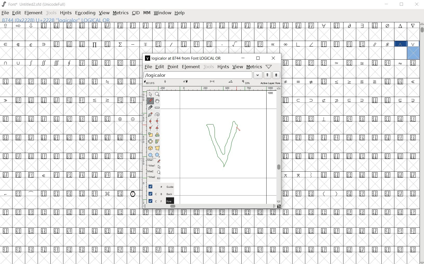 Image resolution: width=424 pixels, height=264 pixels. What do you see at coordinates (158, 187) in the screenshot?
I see `guide` at bounding box center [158, 187].